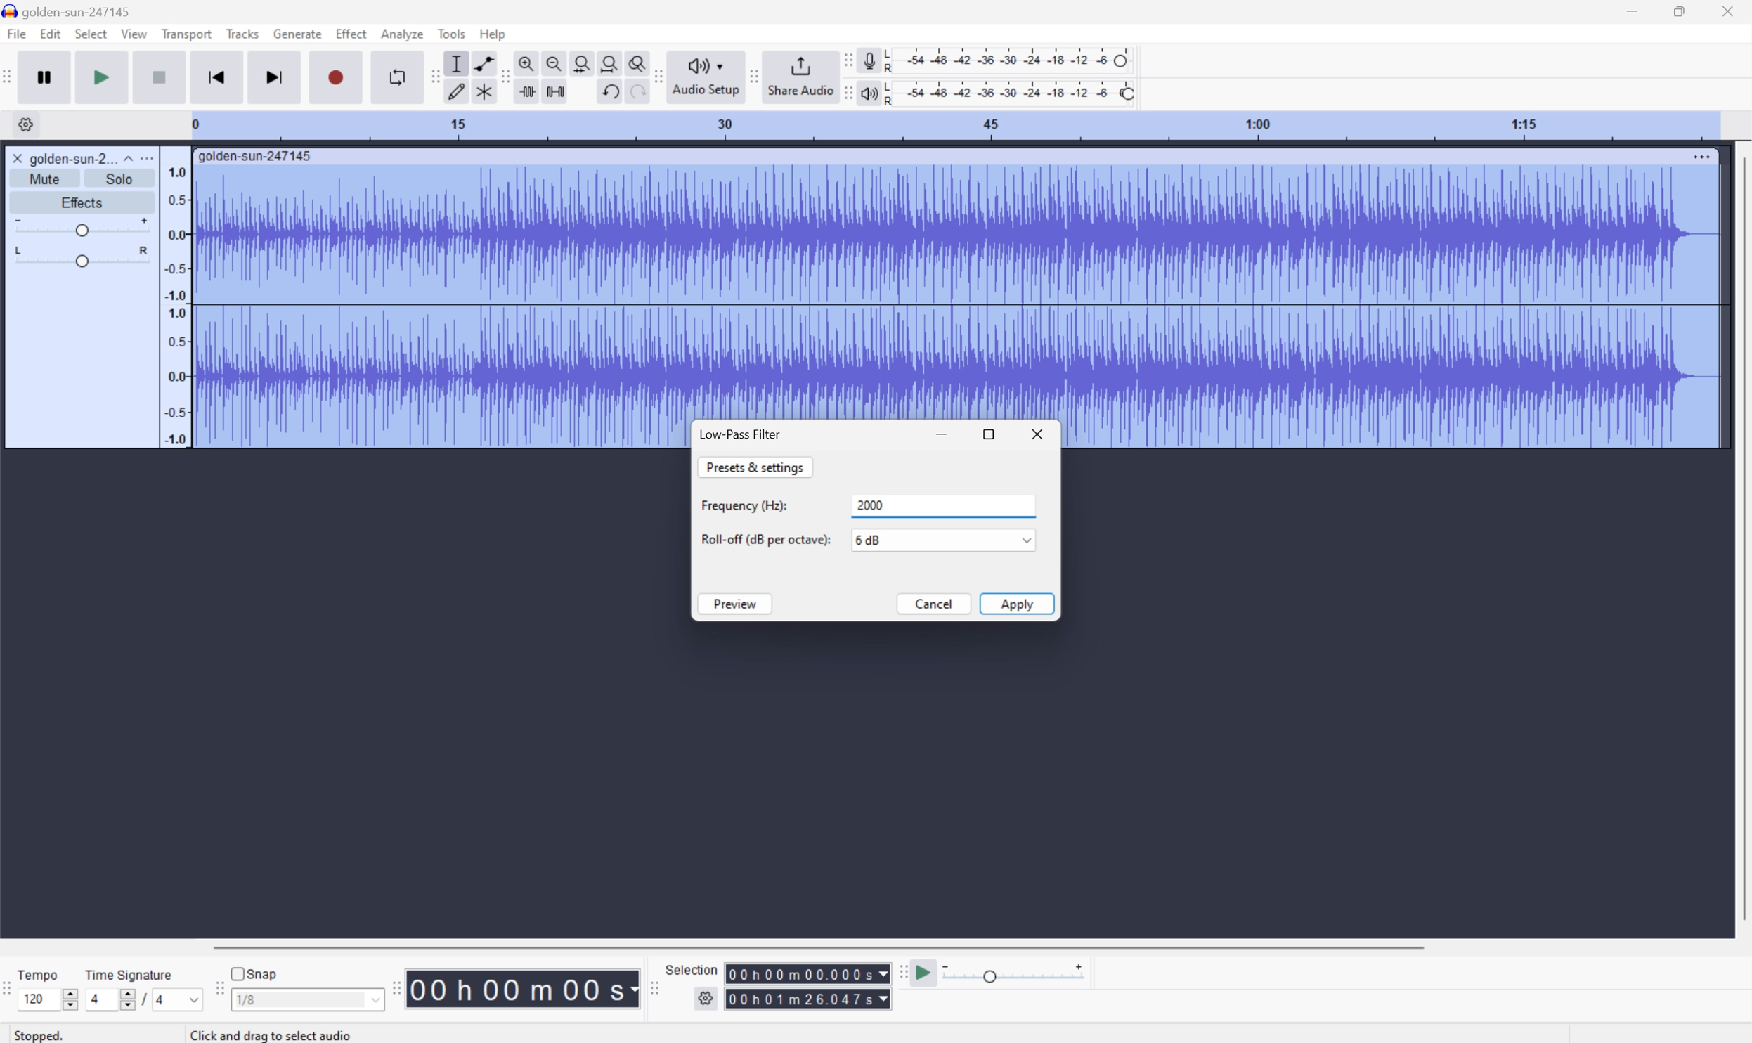  I want to click on Tracks, so click(242, 32).